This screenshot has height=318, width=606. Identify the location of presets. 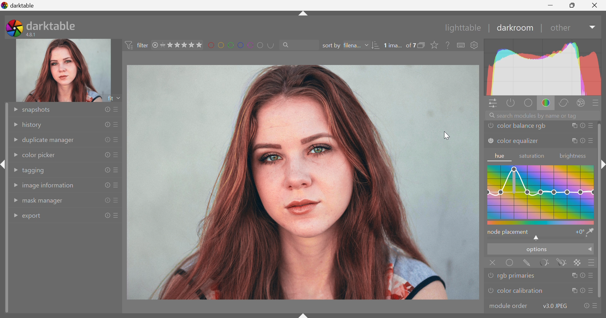
(117, 139).